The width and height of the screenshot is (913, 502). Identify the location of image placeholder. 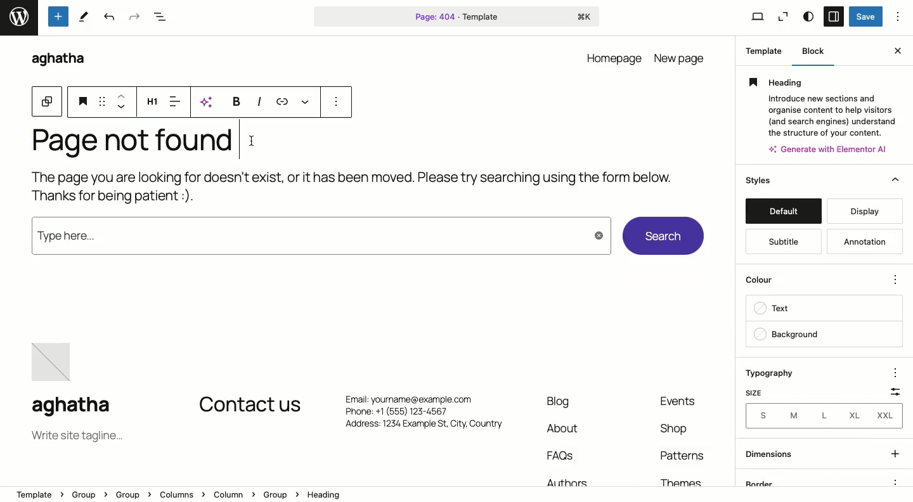
(55, 363).